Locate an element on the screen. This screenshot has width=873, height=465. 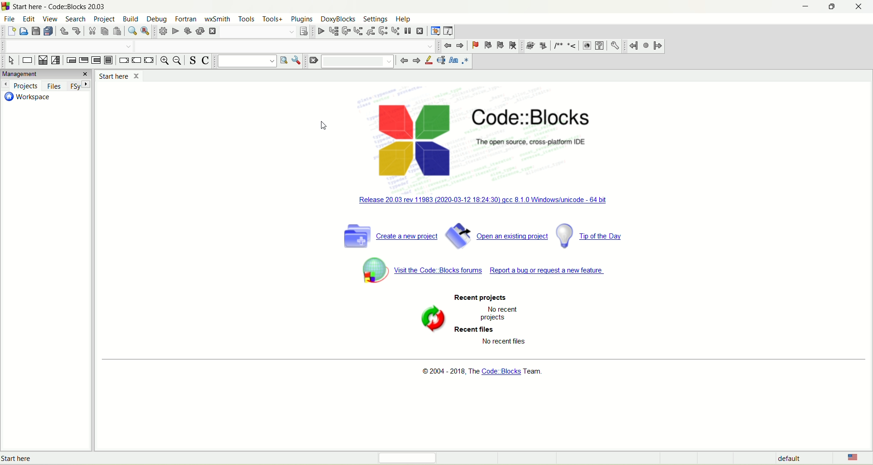
cut is located at coordinates (91, 31).